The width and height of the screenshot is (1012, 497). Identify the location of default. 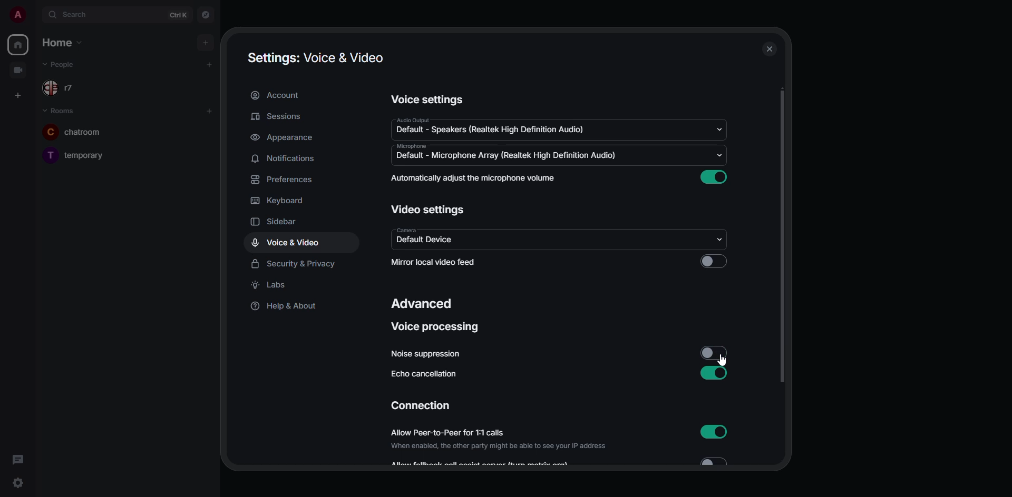
(492, 131).